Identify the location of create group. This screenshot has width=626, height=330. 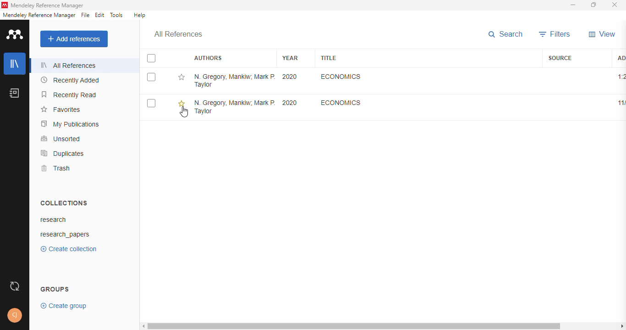
(64, 306).